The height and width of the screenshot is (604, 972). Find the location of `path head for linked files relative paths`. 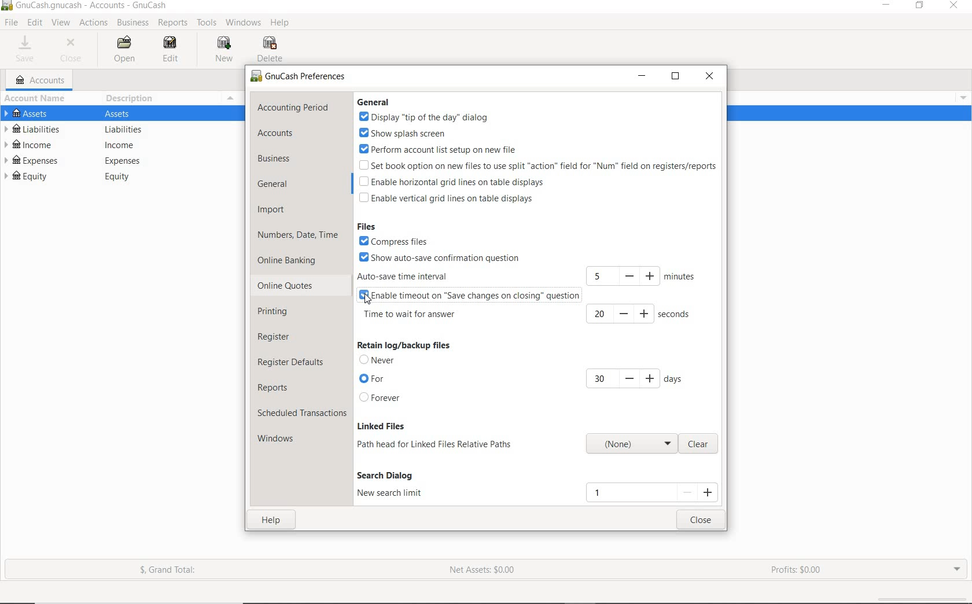

path head for linked files relative paths is located at coordinates (437, 444).